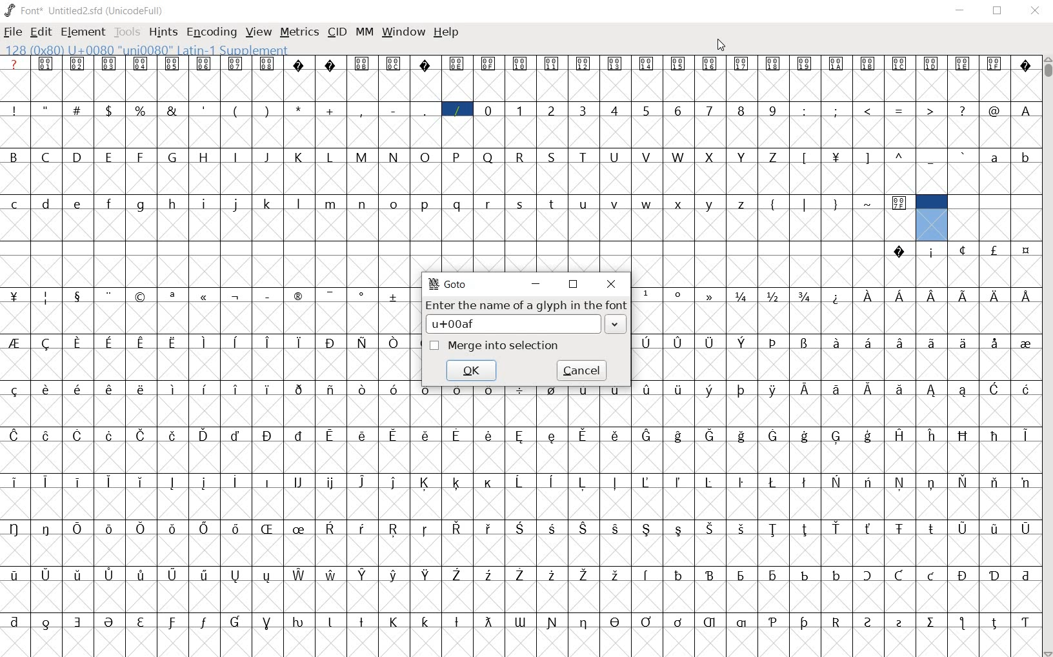 The height and width of the screenshot is (657, 1053). Describe the element at coordinates (426, 388) in the screenshot. I see `Symbol` at that location.